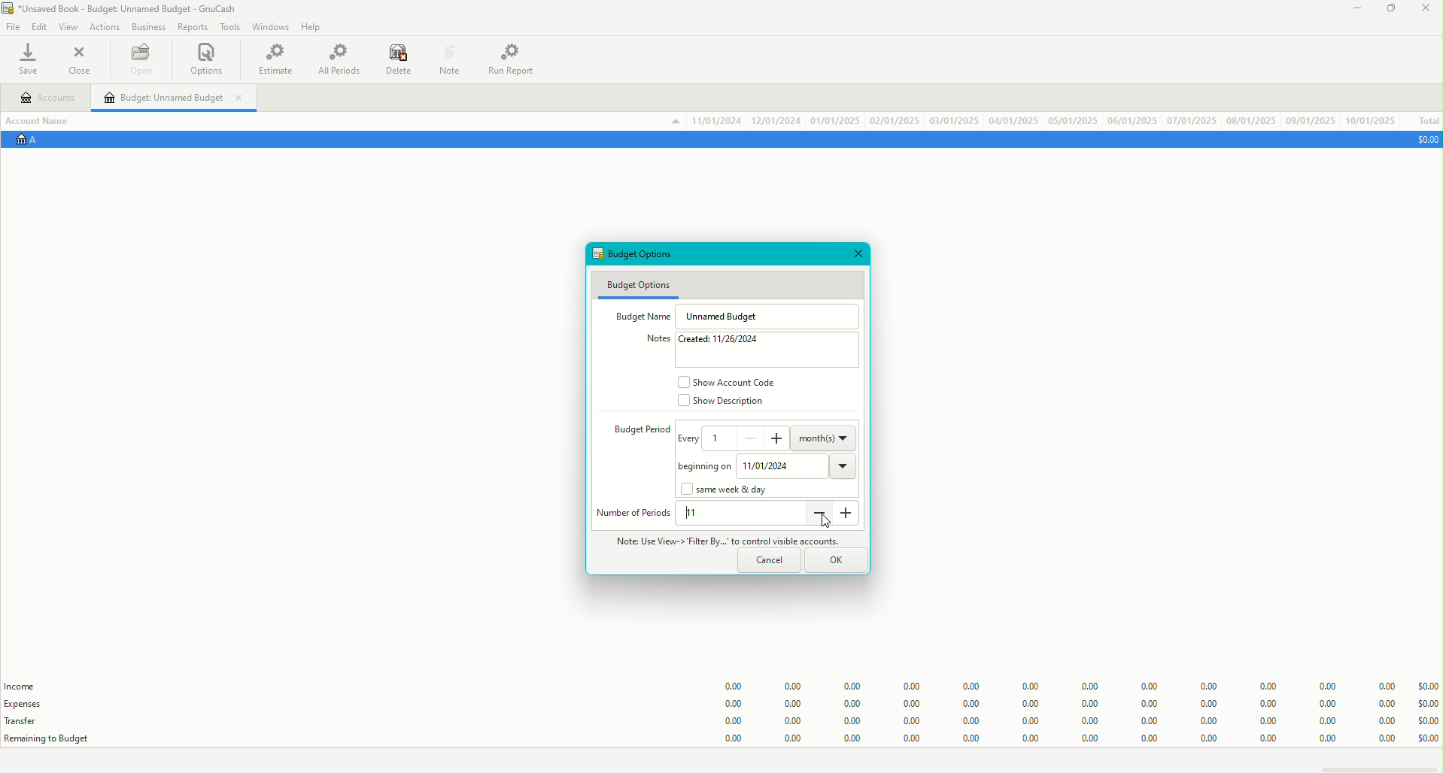 The height and width of the screenshot is (773, 1443). I want to click on Accounts, so click(49, 99).